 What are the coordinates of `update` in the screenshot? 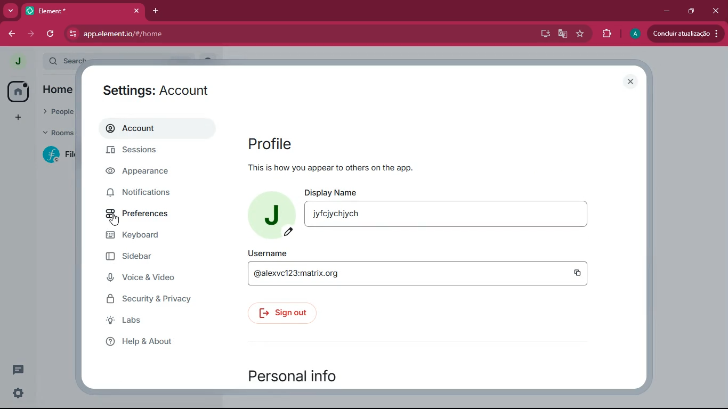 It's located at (686, 34).